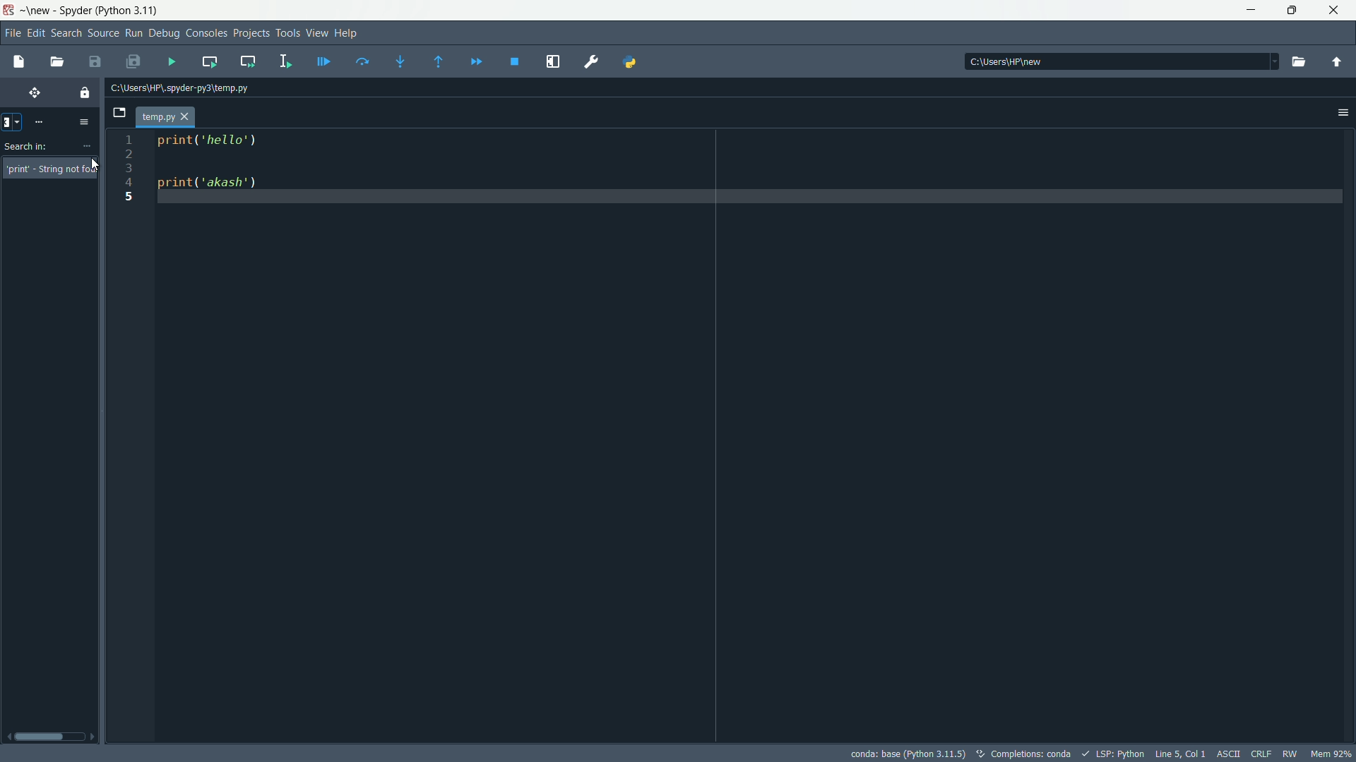 This screenshot has width=1356, height=762. I want to click on run current cell and go to the next one, so click(244, 61).